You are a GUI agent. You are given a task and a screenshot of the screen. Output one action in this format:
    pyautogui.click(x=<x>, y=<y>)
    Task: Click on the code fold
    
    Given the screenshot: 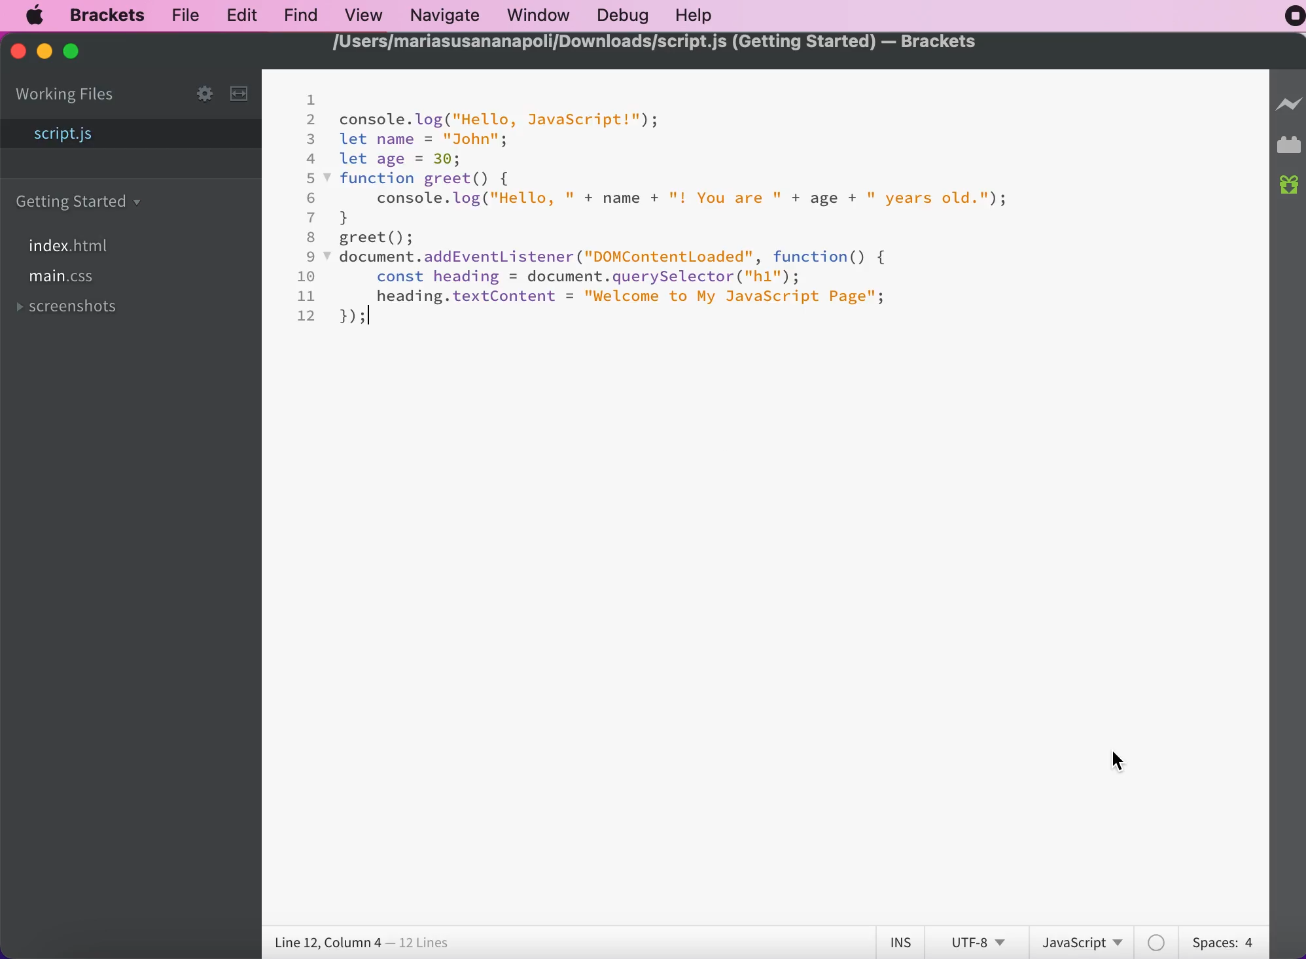 What is the action you would take?
    pyautogui.click(x=328, y=257)
    